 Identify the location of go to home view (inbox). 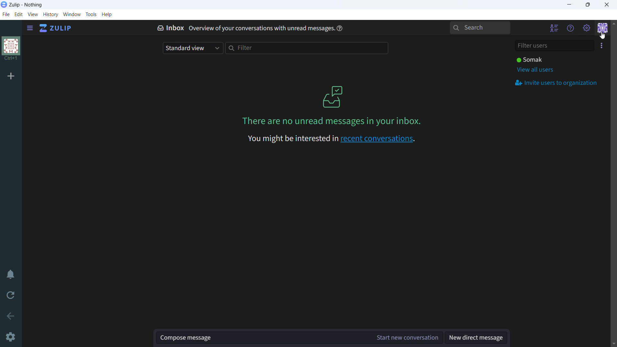
(56, 28).